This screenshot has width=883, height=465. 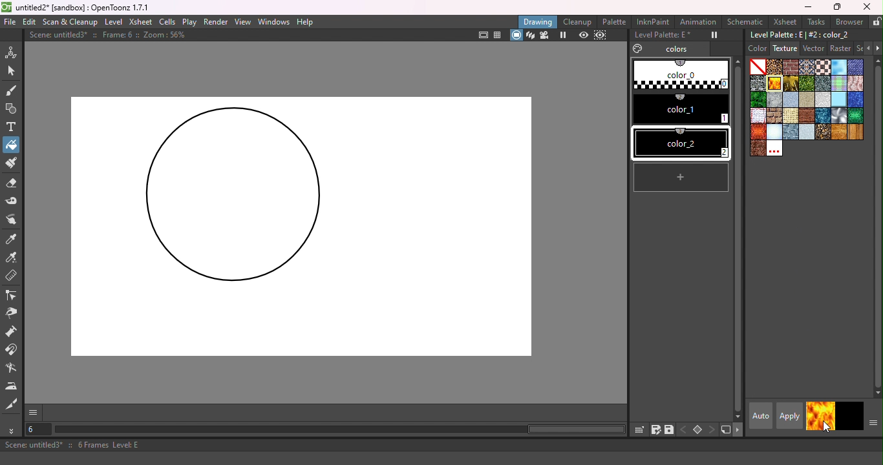 What do you see at coordinates (744, 22) in the screenshot?
I see `Schematic` at bounding box center [744, 22].